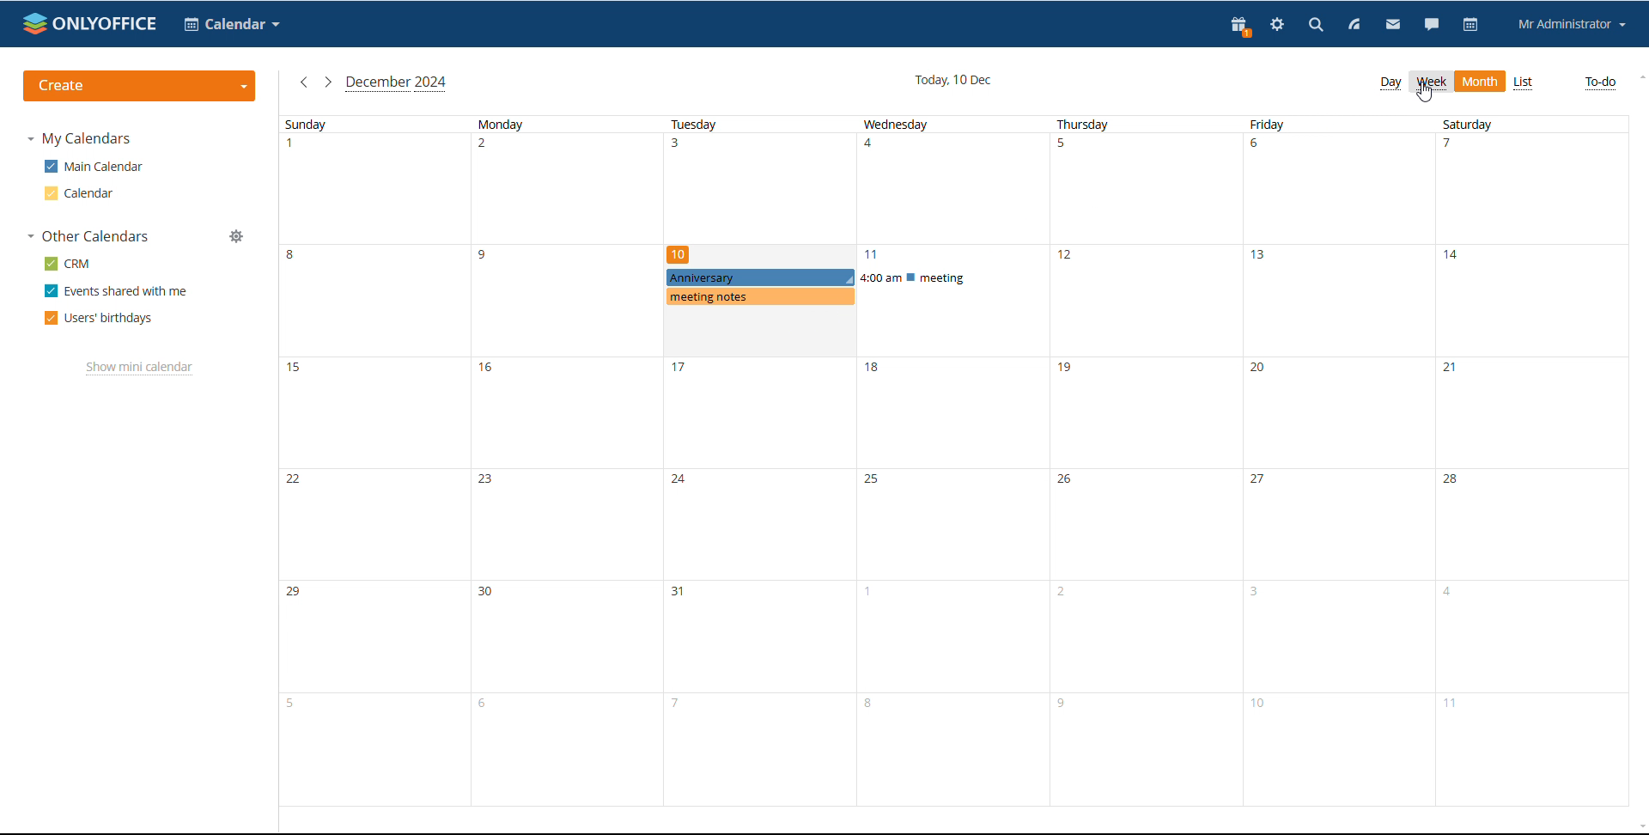  Describe the element at coordinates (1432, 24) in the screenshot. I see `talk` at that location.